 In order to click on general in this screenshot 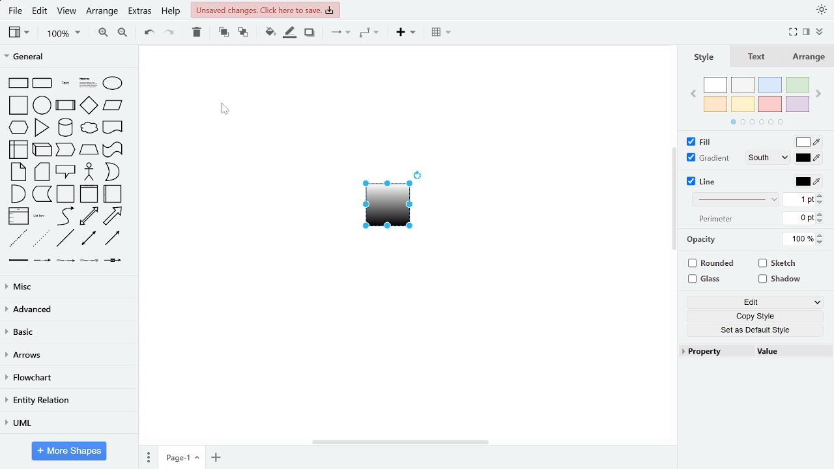, I will do `click(66, 56)`.